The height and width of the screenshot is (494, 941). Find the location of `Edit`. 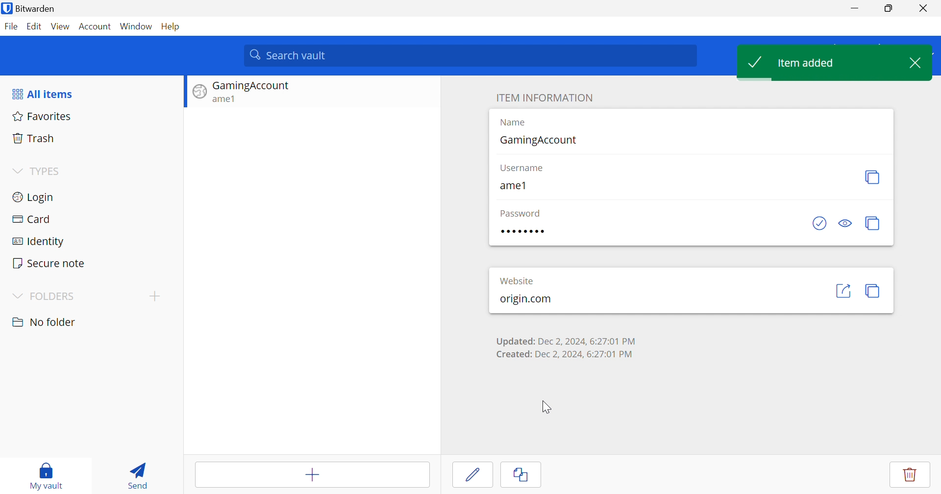

Edit is located at coordinates (472, 474).